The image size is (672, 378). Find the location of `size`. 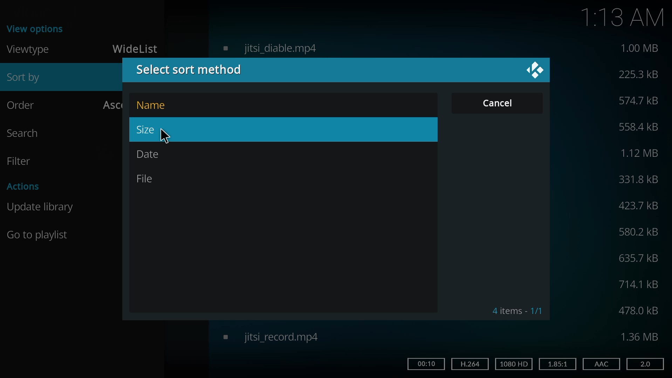

size is located at coordinates (635, 102).